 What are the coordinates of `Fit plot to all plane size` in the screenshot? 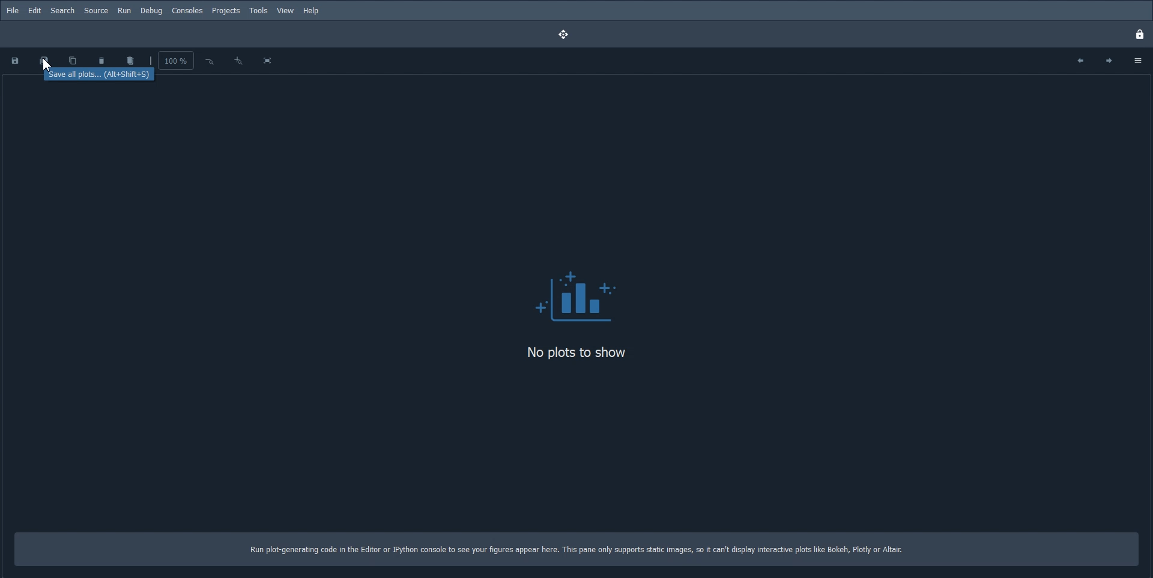 It's located at (267, 59).